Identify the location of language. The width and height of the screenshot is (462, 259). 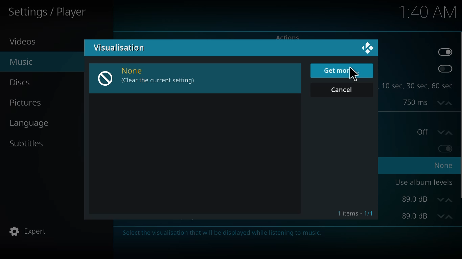
(32, 123).